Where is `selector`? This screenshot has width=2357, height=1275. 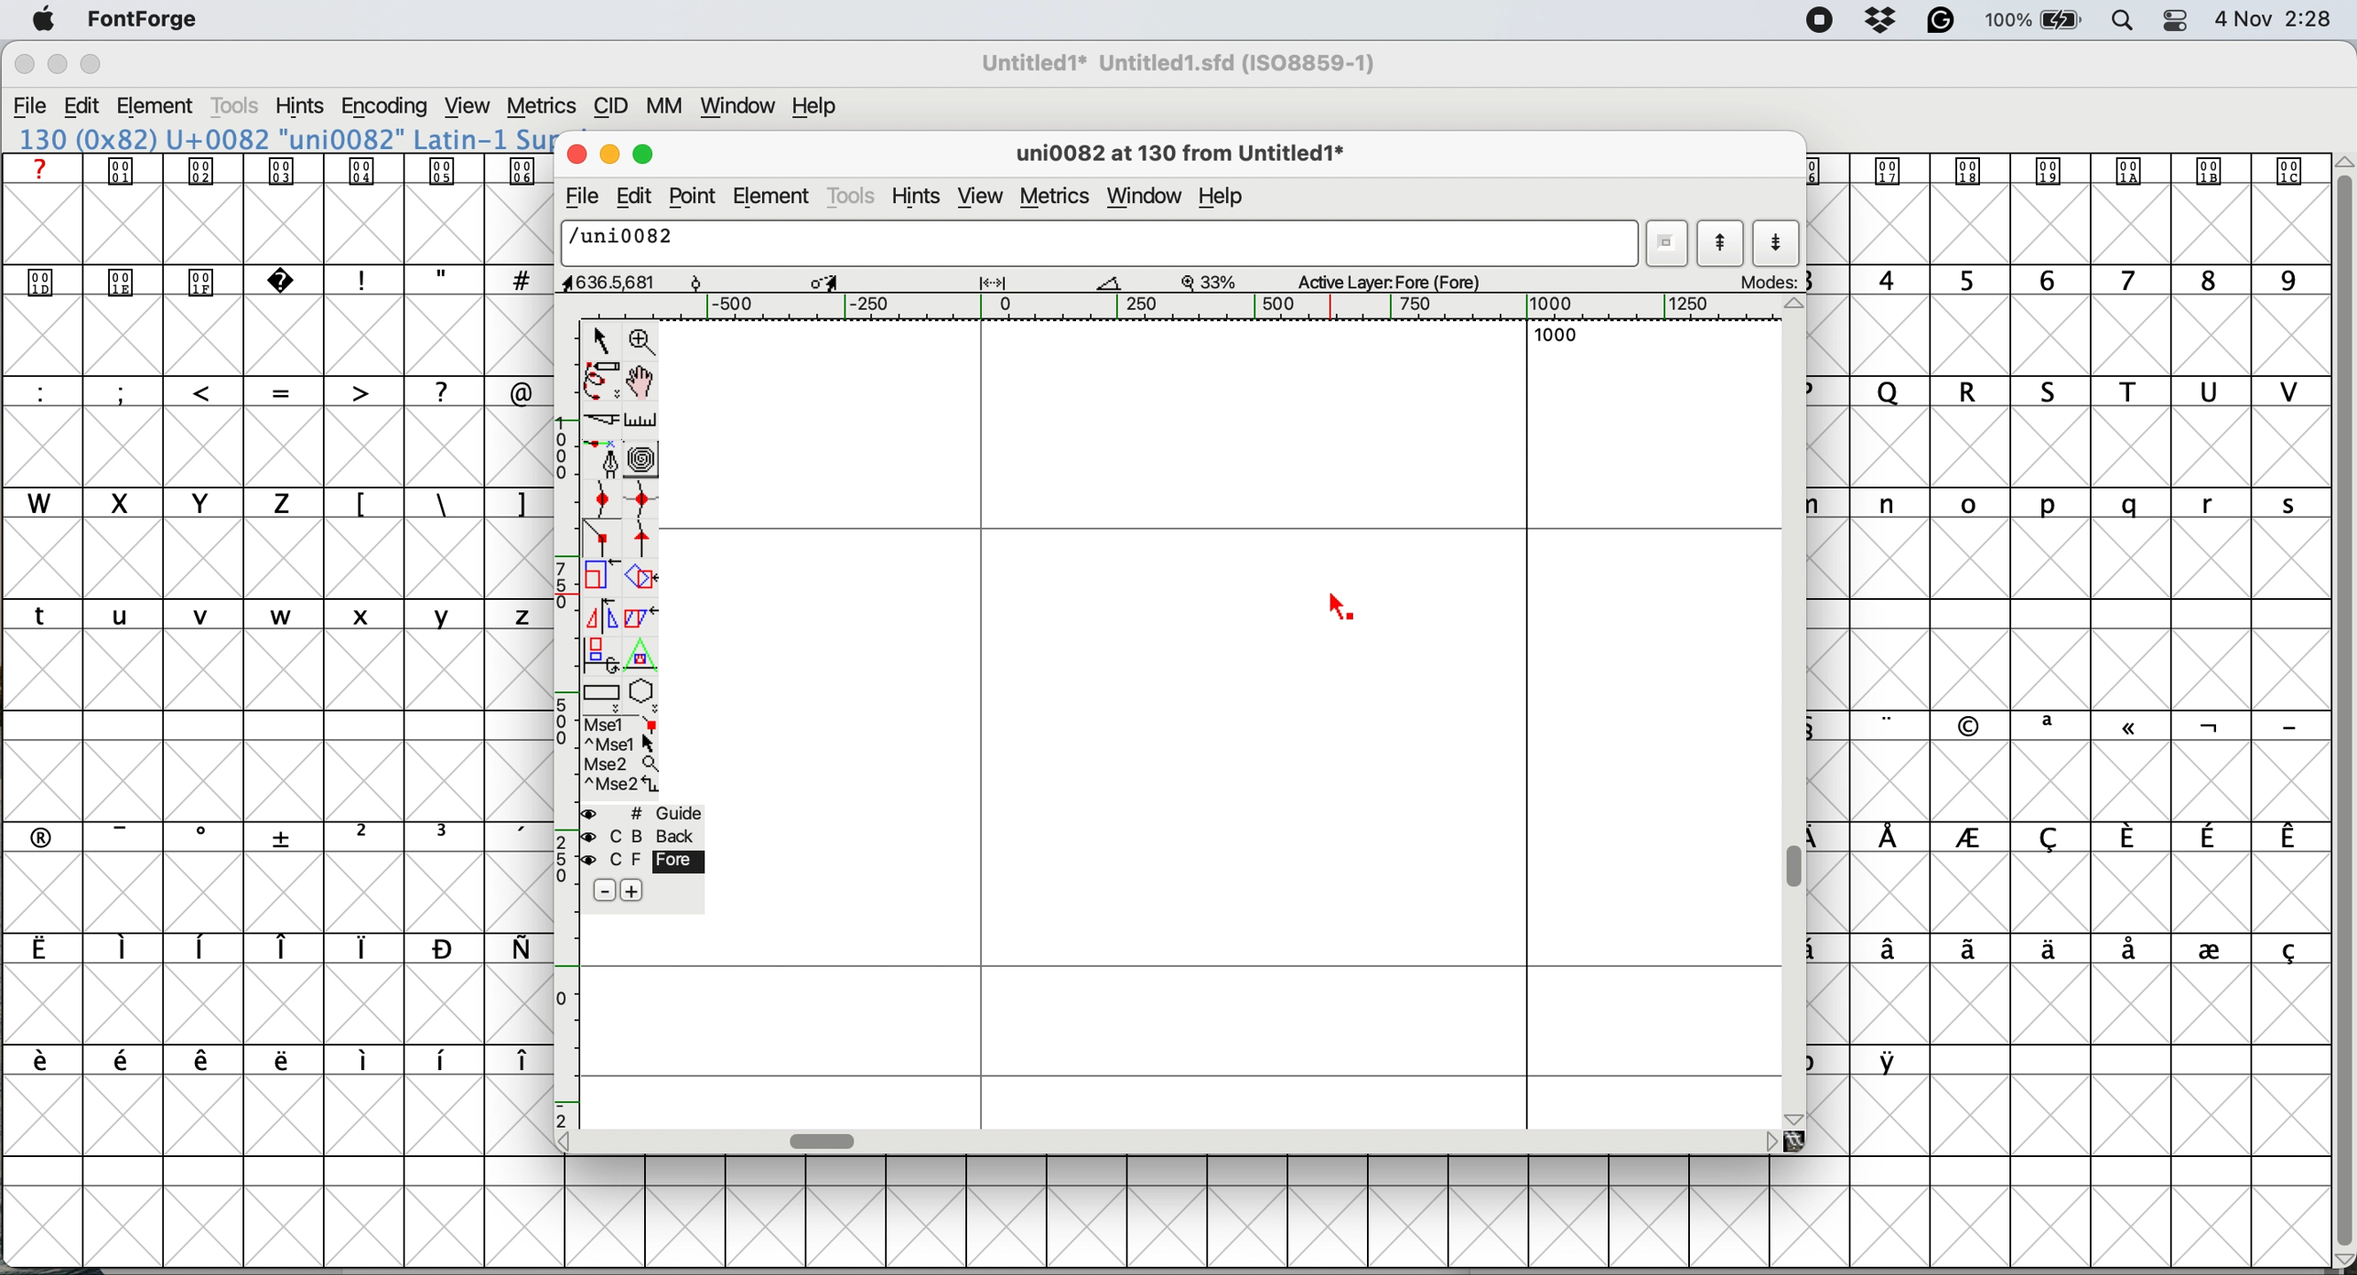
selector is located at coordinates (599, 342).